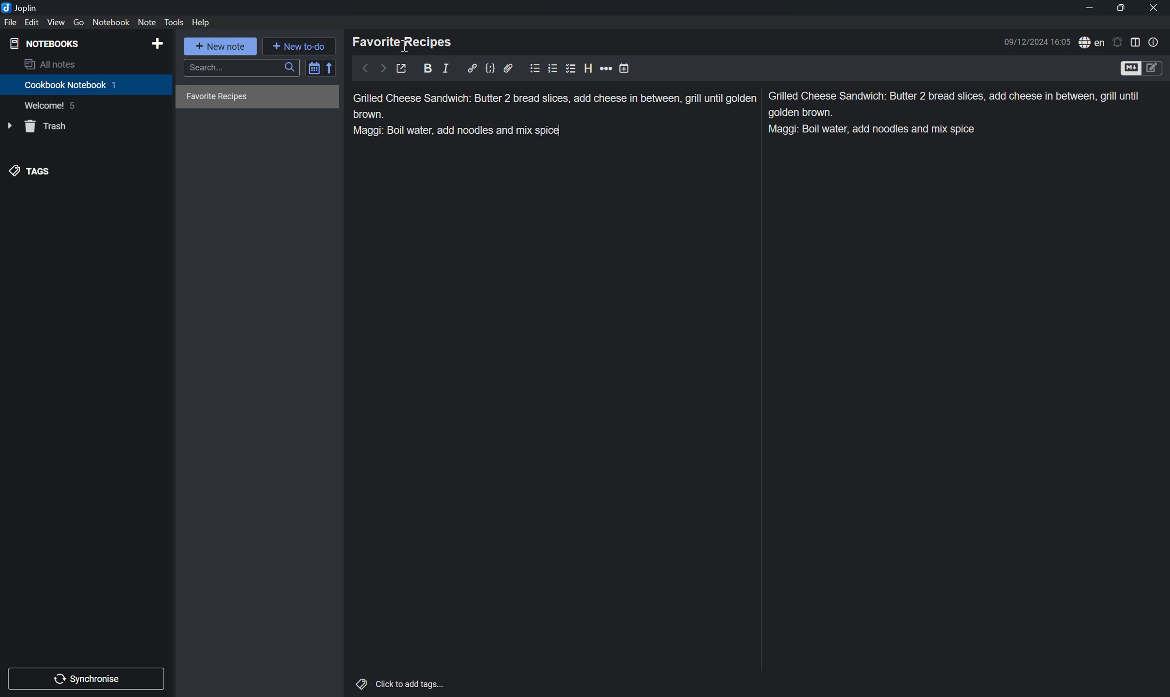 The width and height of the screenshot is (1170, 697). I want to click on Maggi: Boil water, add noodles and mix spice, so click(874, 129).